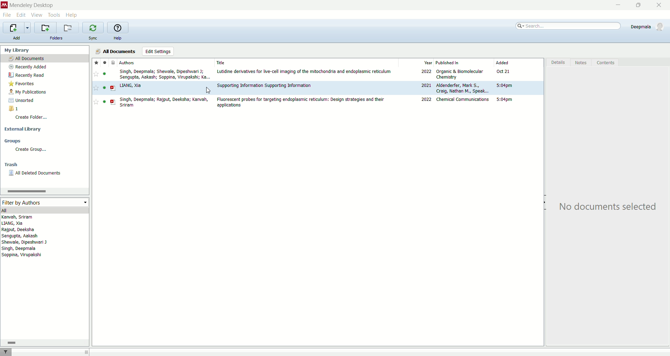  I want to click on all deleted documents, so click(38, 173).